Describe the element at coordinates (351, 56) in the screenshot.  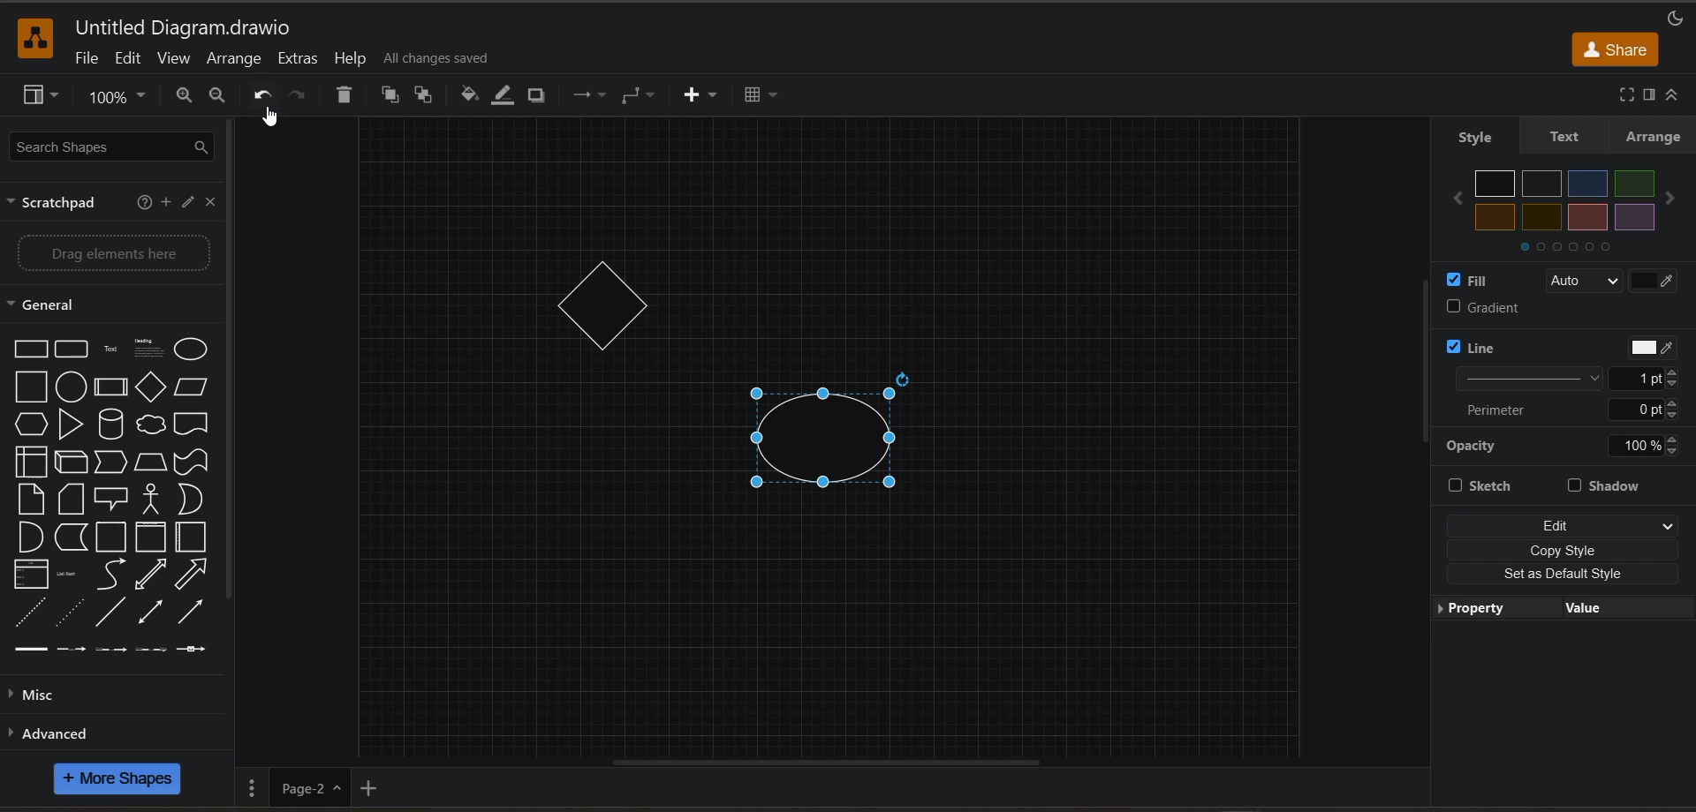
I see `help` at that location.